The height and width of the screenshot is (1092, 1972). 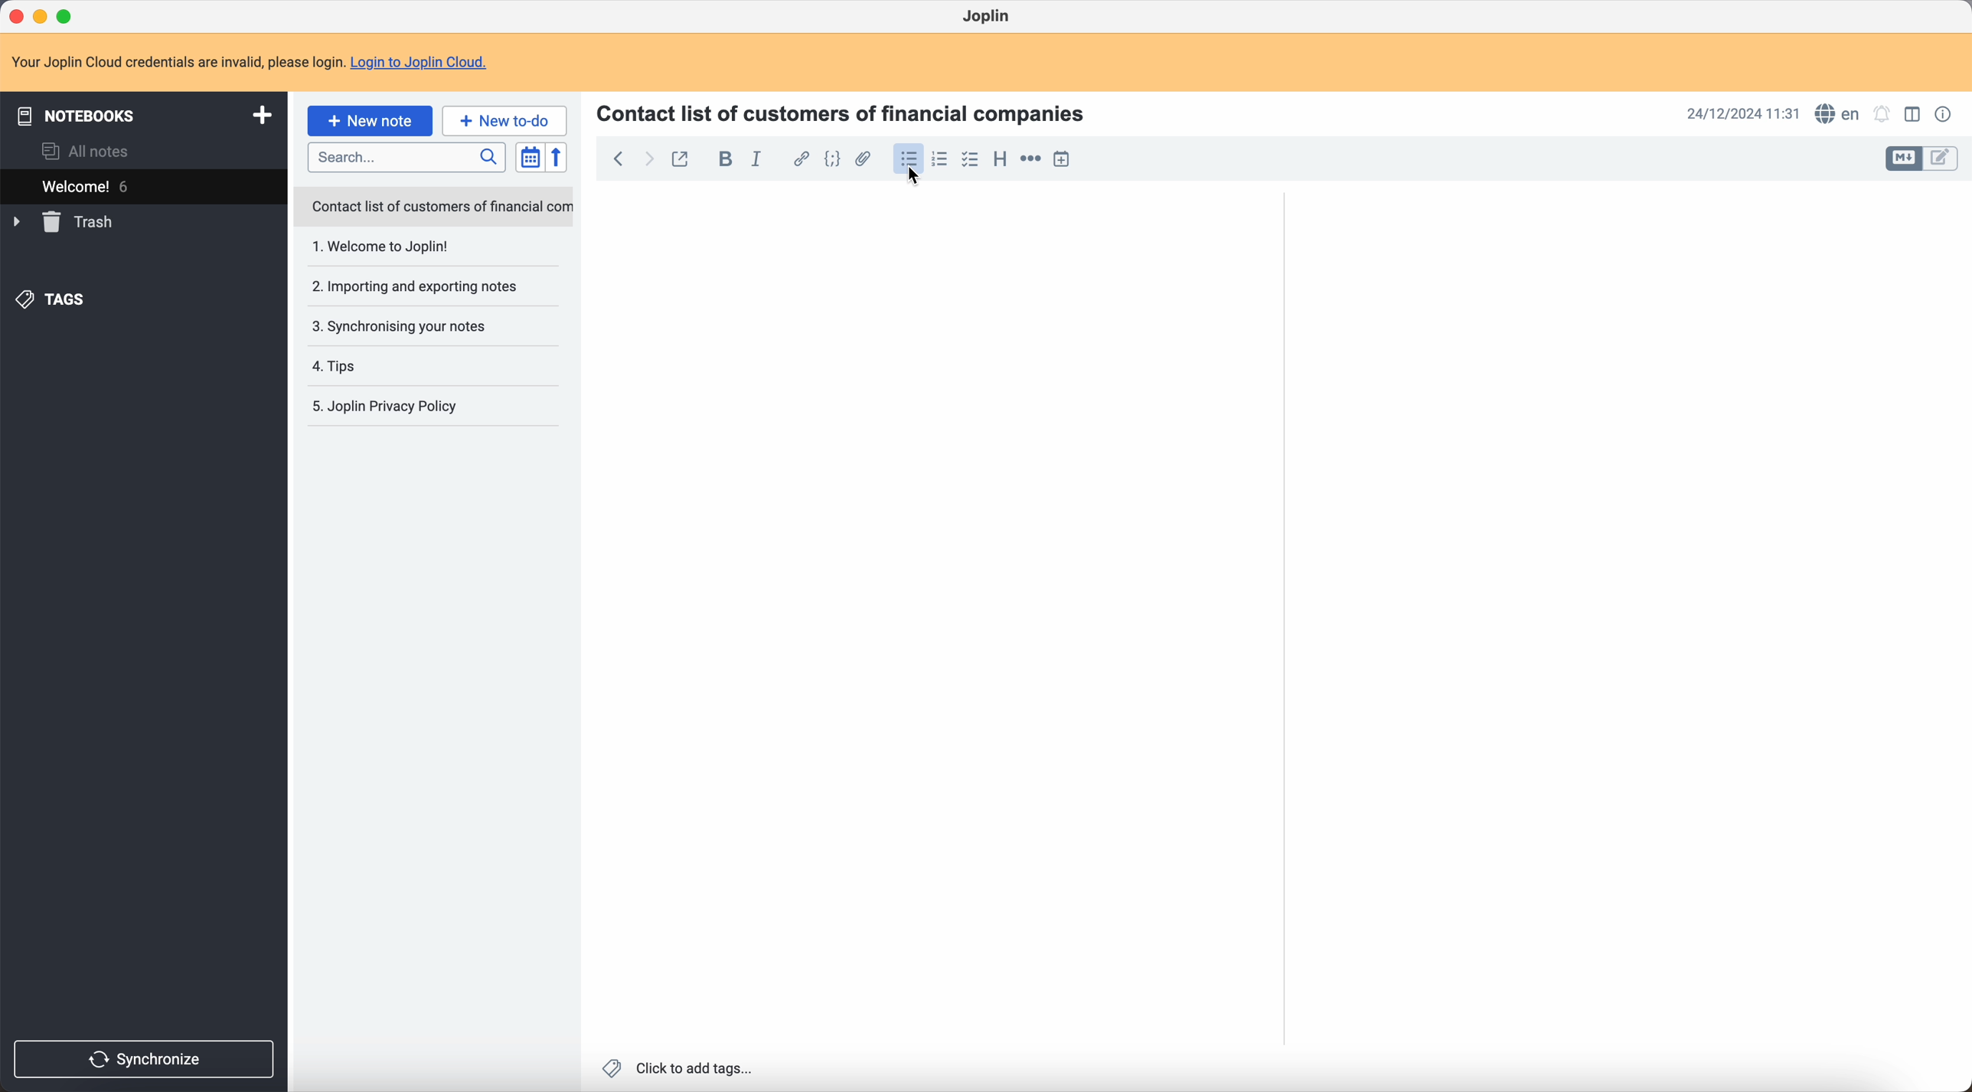 I want to click on minimize, so click(x=41, y=15).